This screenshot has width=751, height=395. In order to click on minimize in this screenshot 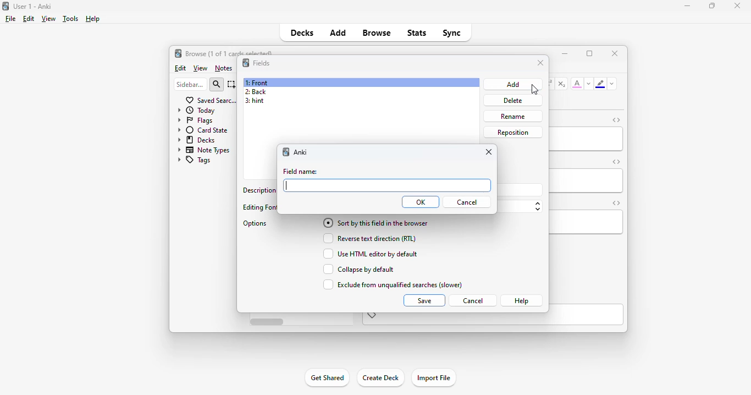, I will do `click(688, 6)`.